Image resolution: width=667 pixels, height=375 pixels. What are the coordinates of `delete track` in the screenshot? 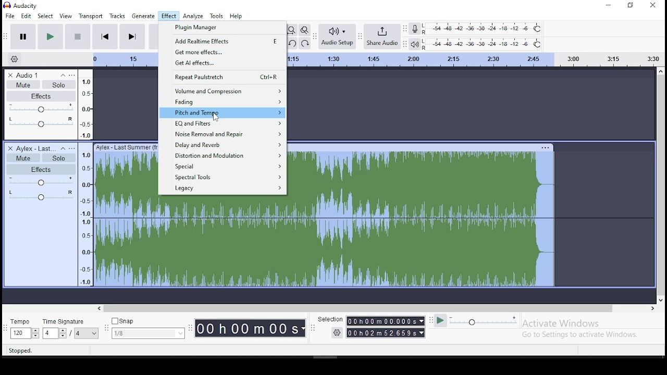 It's located at (10, 74).